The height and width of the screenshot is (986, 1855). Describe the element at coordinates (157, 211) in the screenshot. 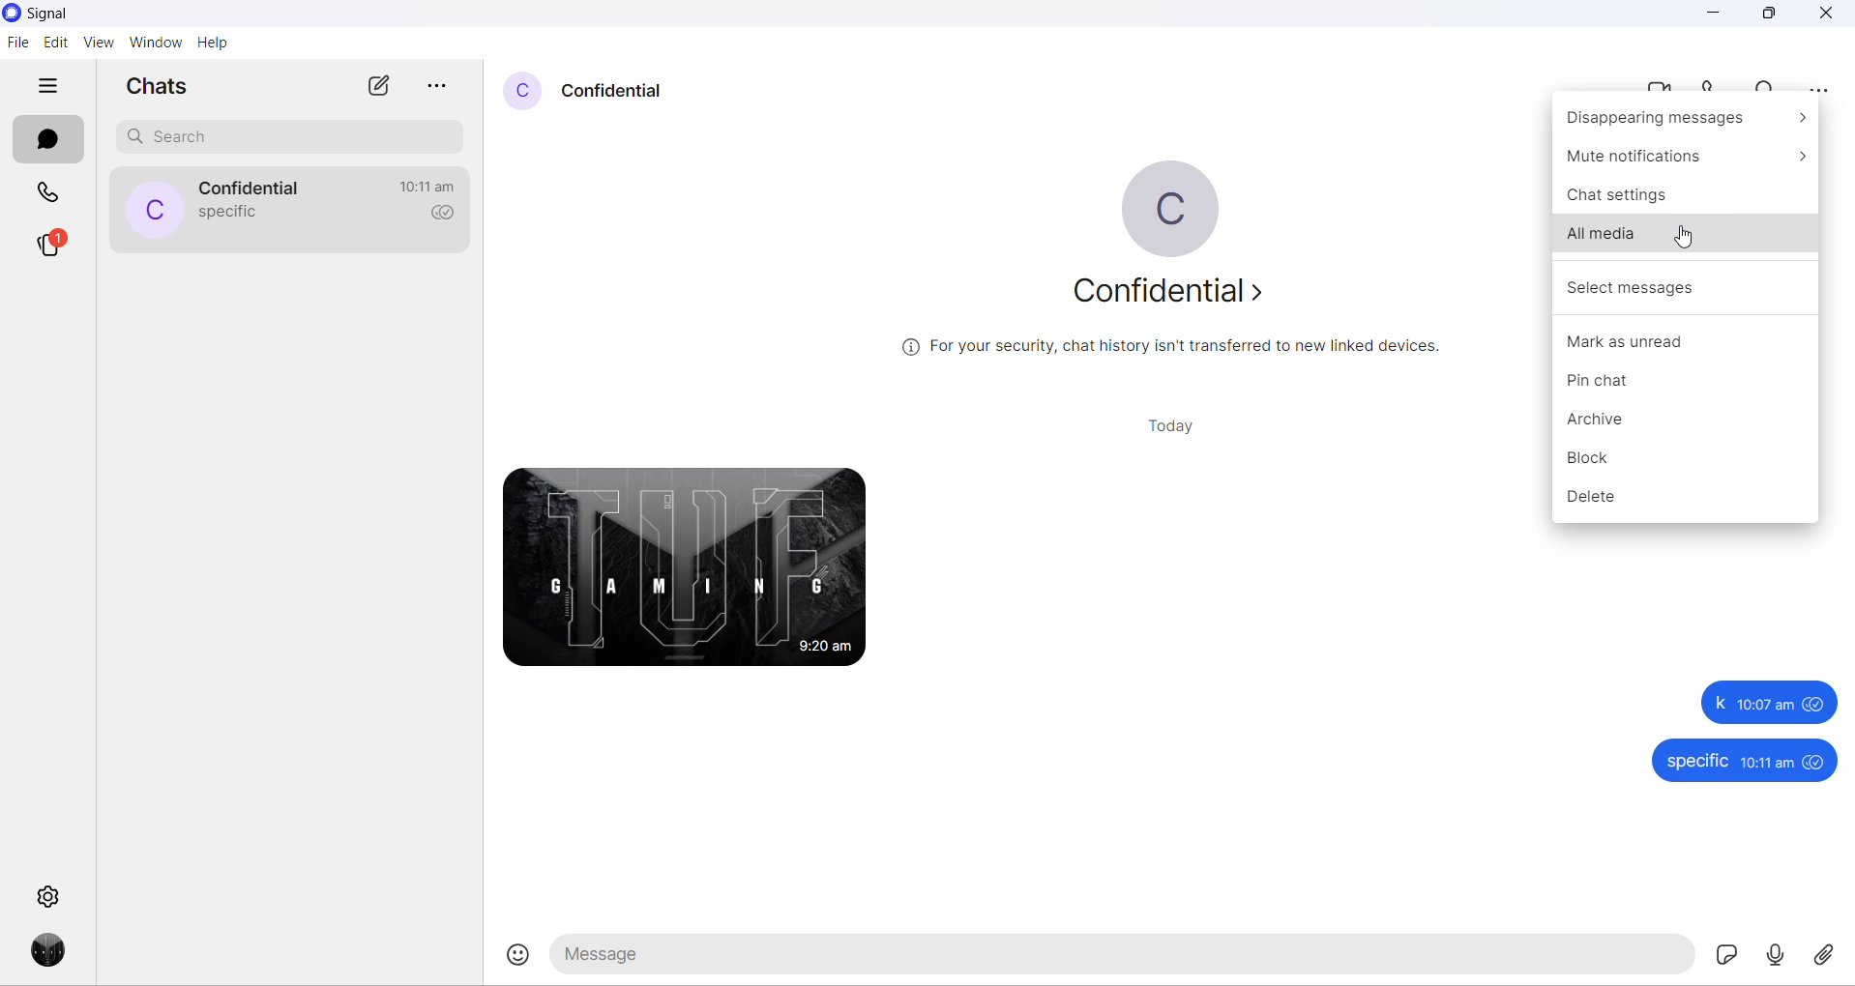

I see `profile picture` at that location.